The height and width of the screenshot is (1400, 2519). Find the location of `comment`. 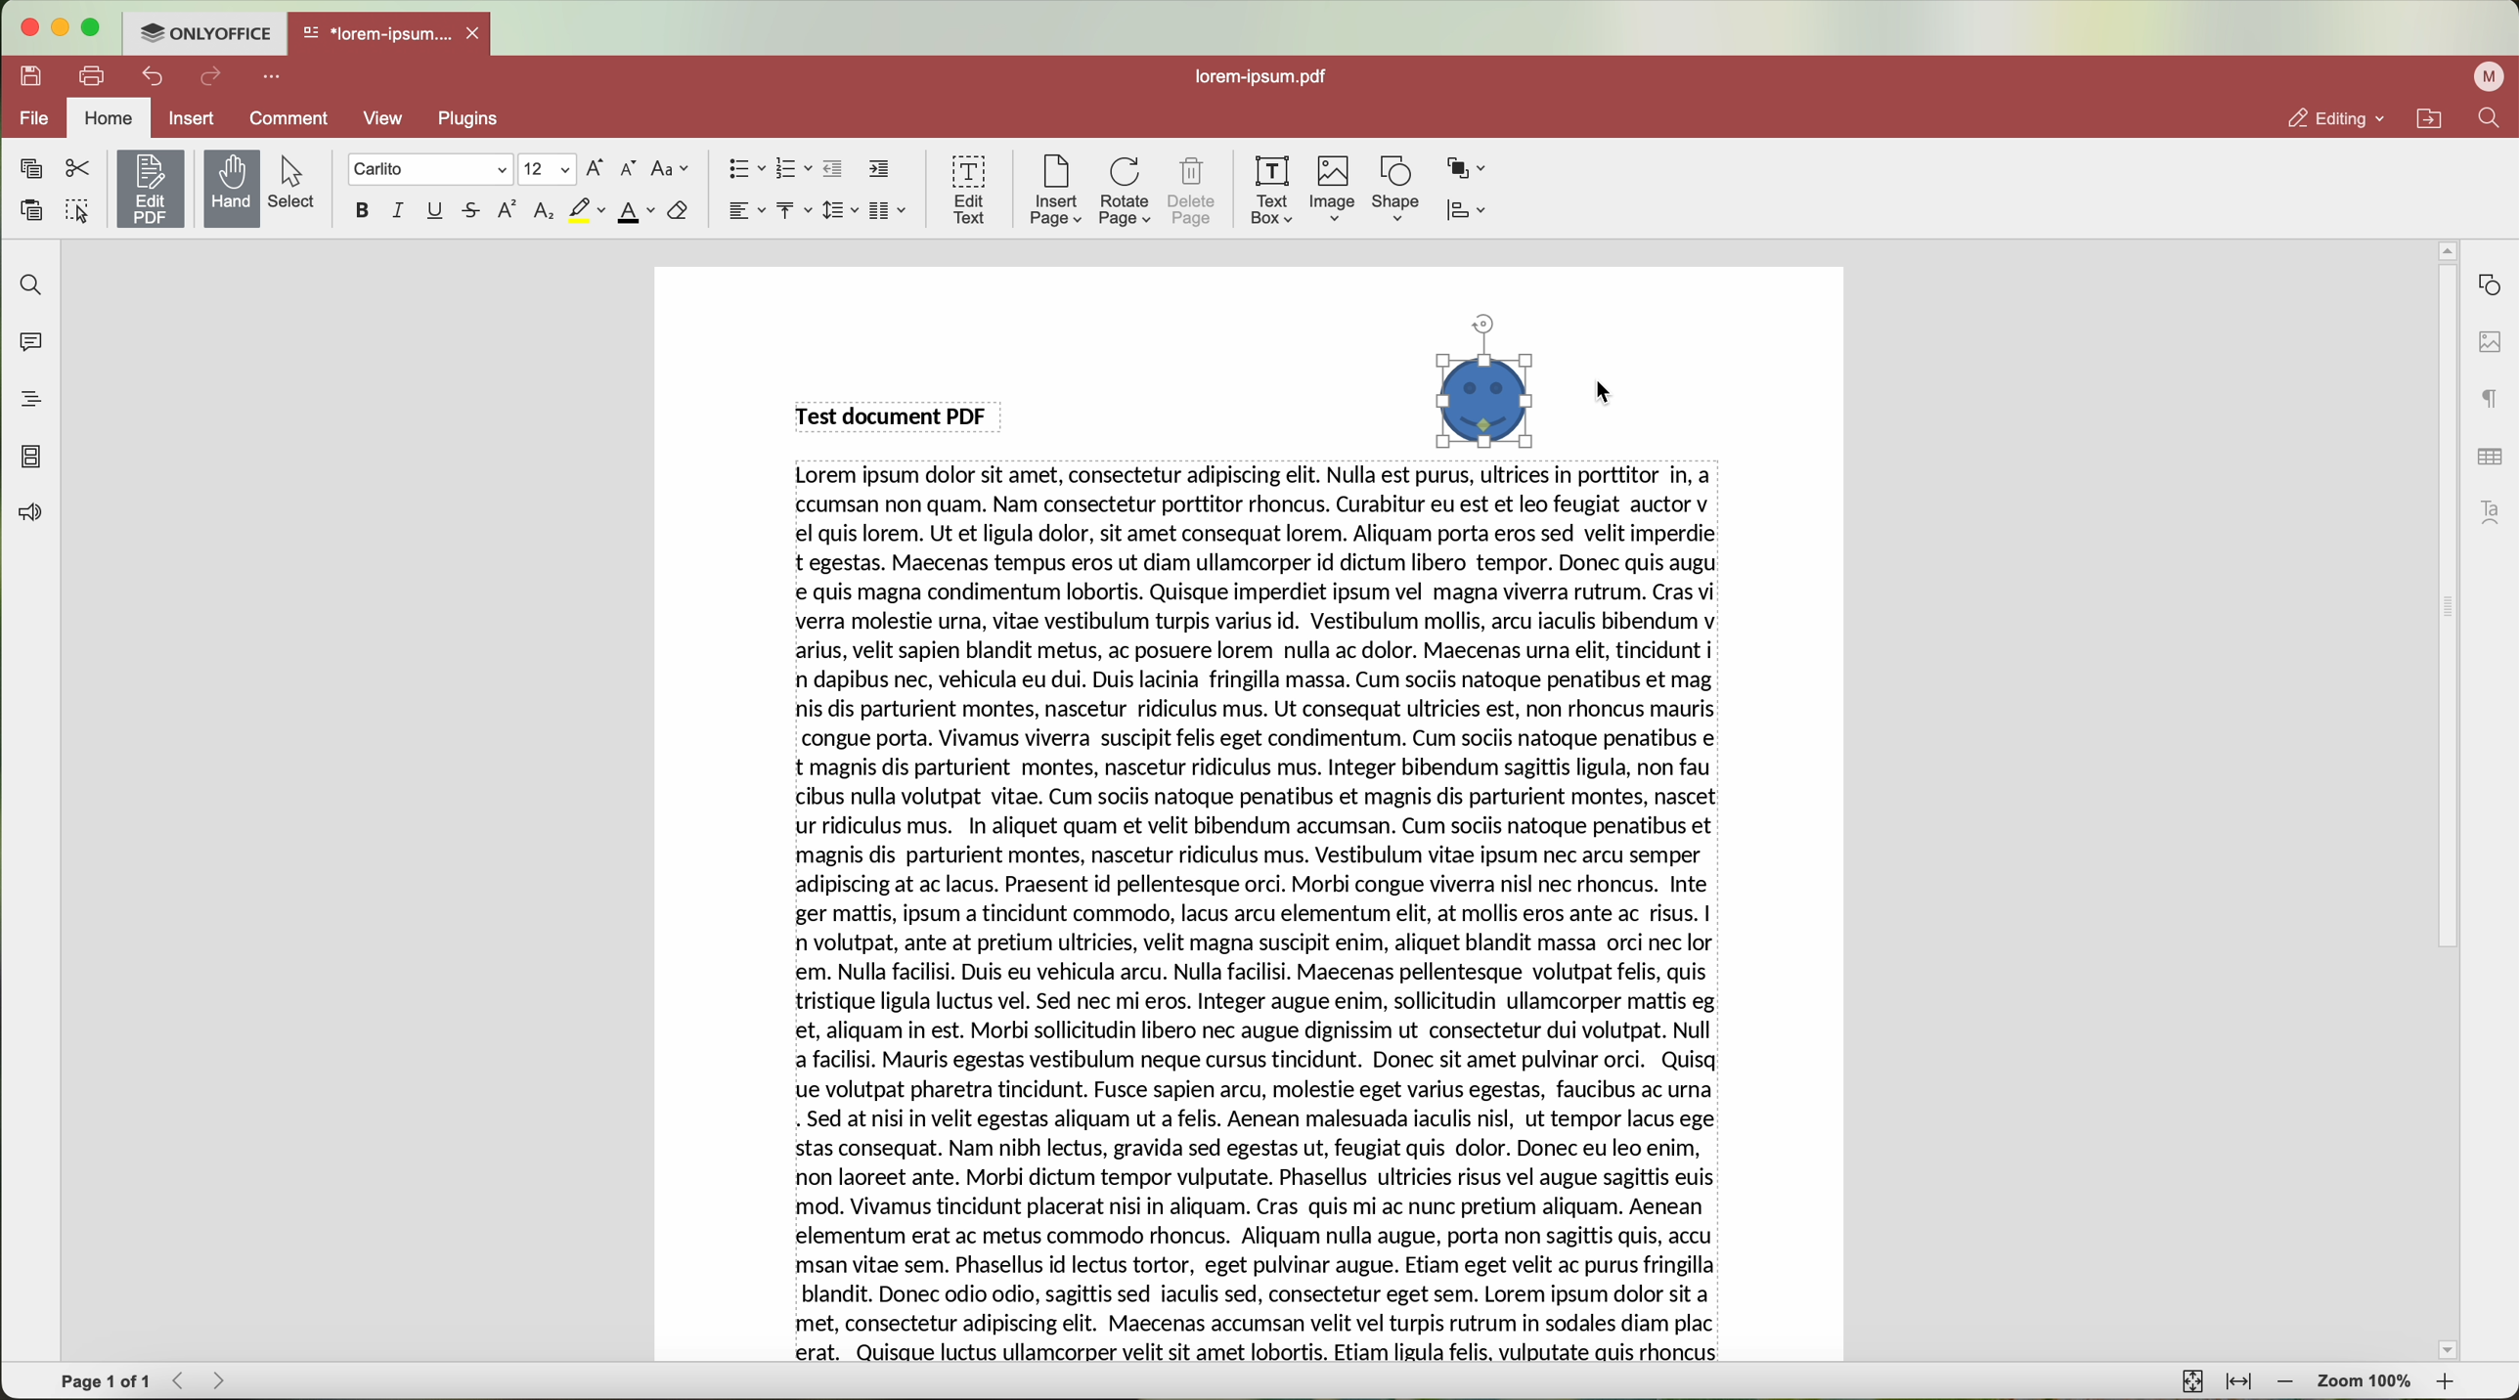

comment is located at coordinates (286, 118).